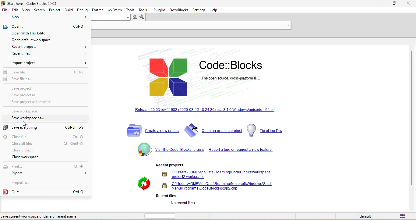 This screenshot has width=416, height=220. Describe the element at coordinates (30, 3) in the screenshot. I see `Start here - Code::Blocks 20.03` at that location.